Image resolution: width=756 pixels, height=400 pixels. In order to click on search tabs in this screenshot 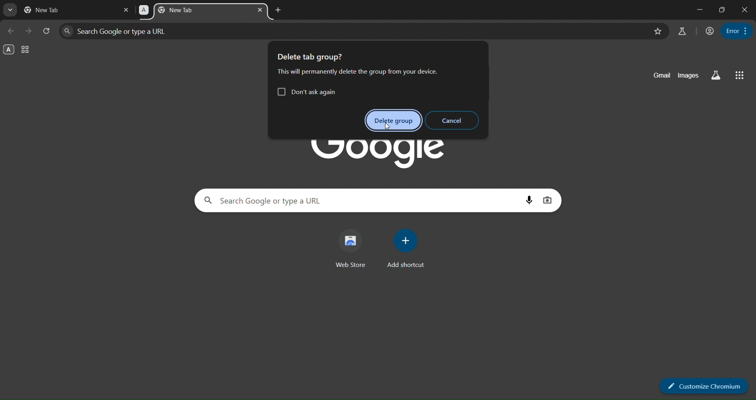, I will do `click(10, 11)`.